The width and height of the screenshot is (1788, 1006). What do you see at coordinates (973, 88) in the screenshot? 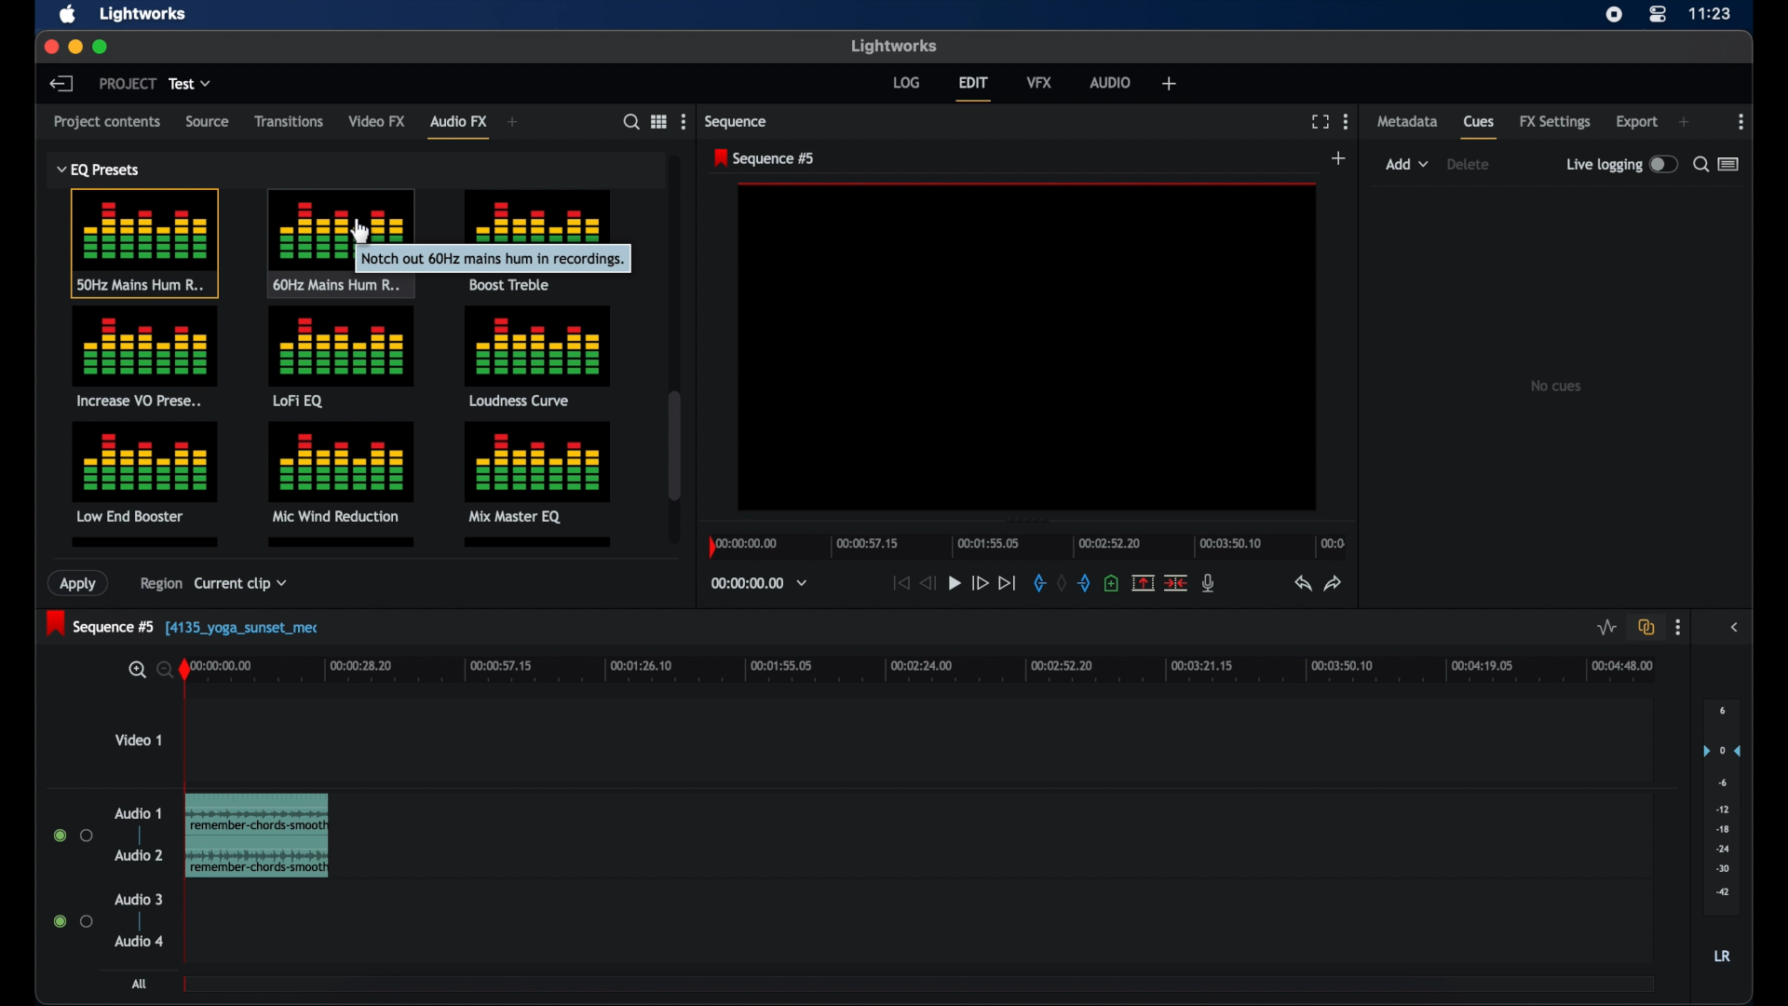
I see `edit` at bounding box center [973, 88].